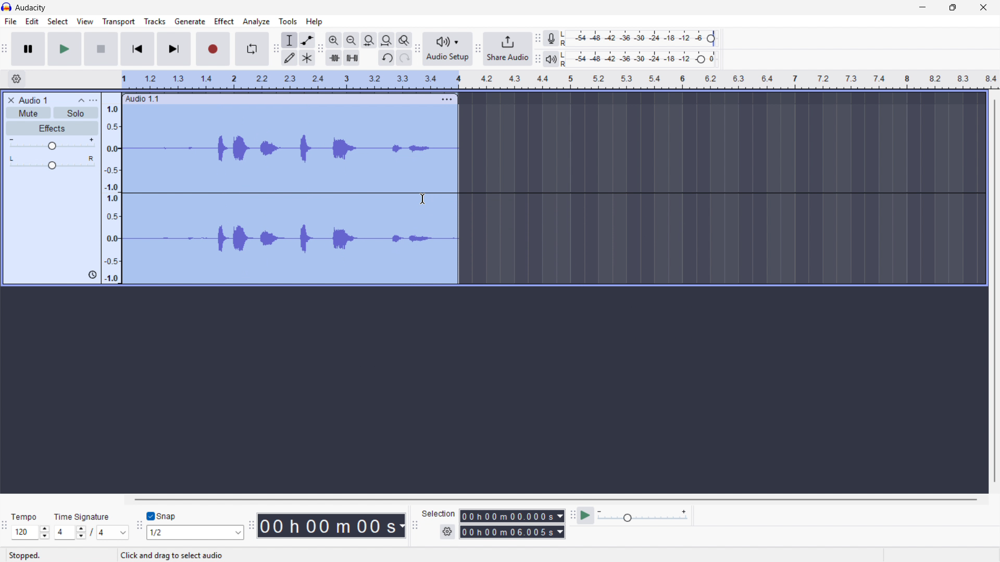  What do you see at coordinates (140, 527) in the screenshot?
I see `Snapping toolbar` at bounding box center [140, 527].